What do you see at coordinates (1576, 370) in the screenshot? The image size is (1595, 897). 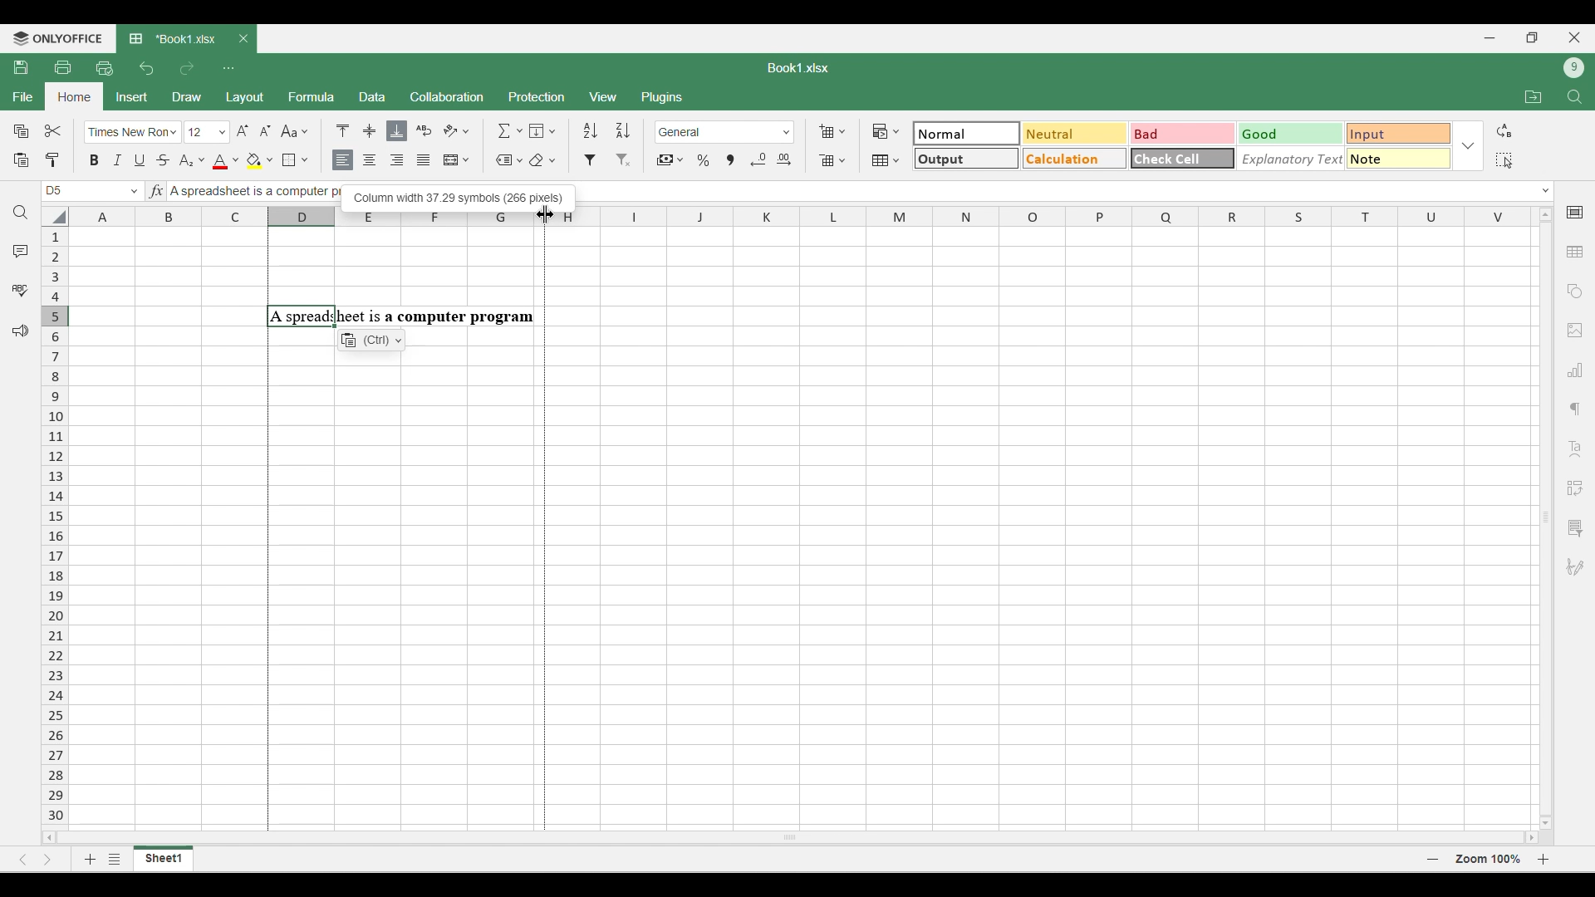 I see `Insert chart` at bounding box center [1576, 370].